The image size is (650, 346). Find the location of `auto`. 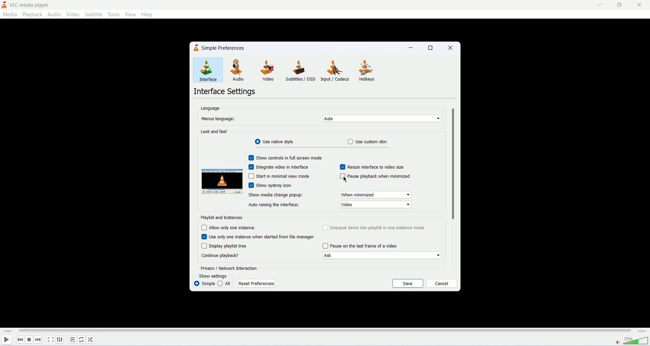

auto is located at coordinates (380, 118).